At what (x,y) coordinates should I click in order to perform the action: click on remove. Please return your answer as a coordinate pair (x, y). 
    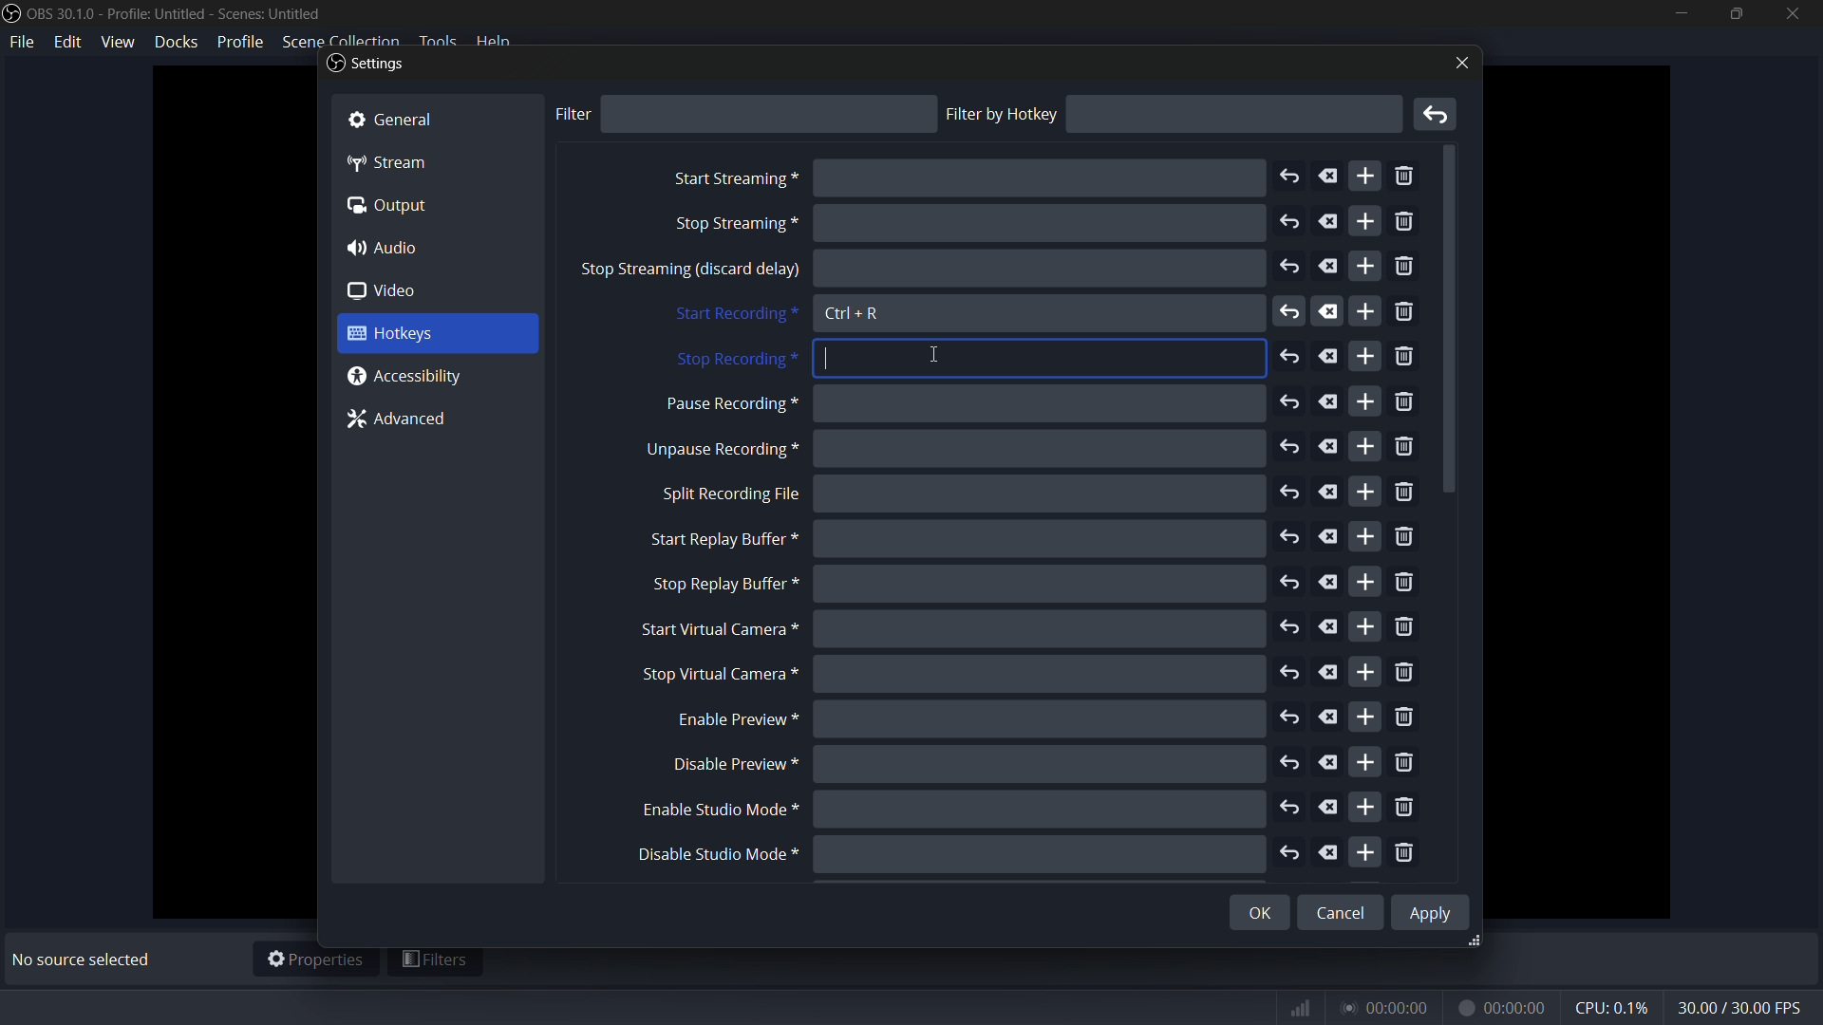
    Looking at the image, I should click on (1406, 674).